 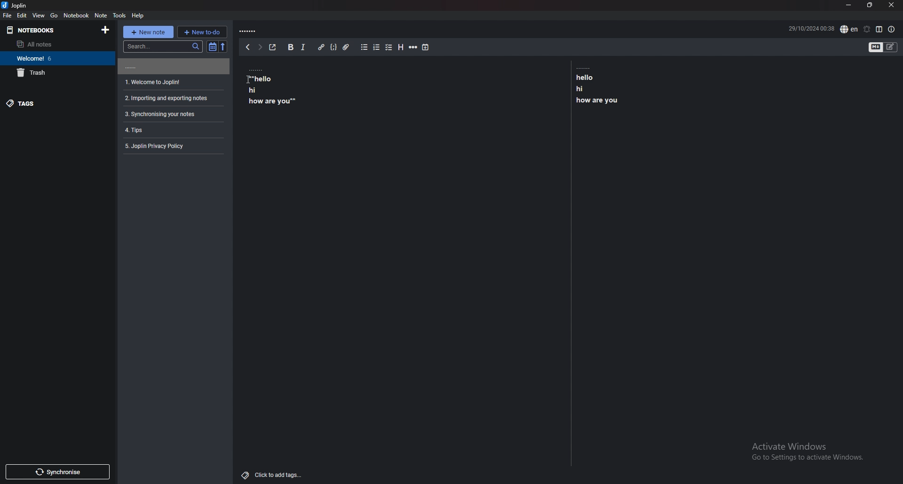 I want to click on bulleted list, so click(x=364, y=47).